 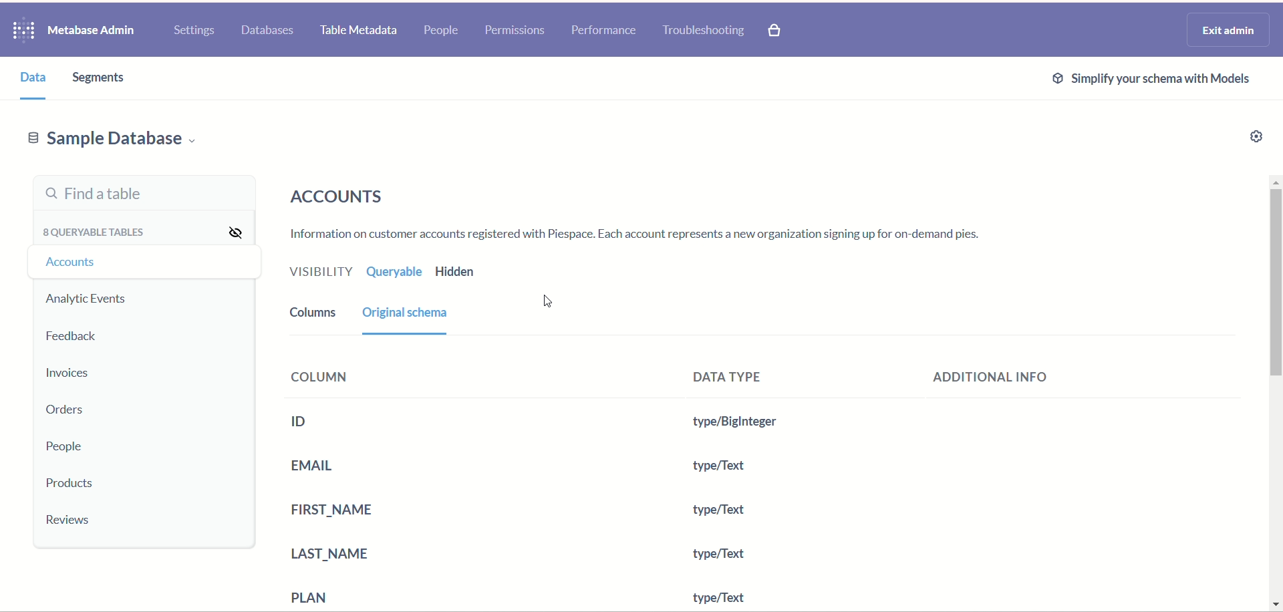 What do you see at coordinates (107, 140) in the screenshot?
I see `sample database` at bounding box center [107, 140].